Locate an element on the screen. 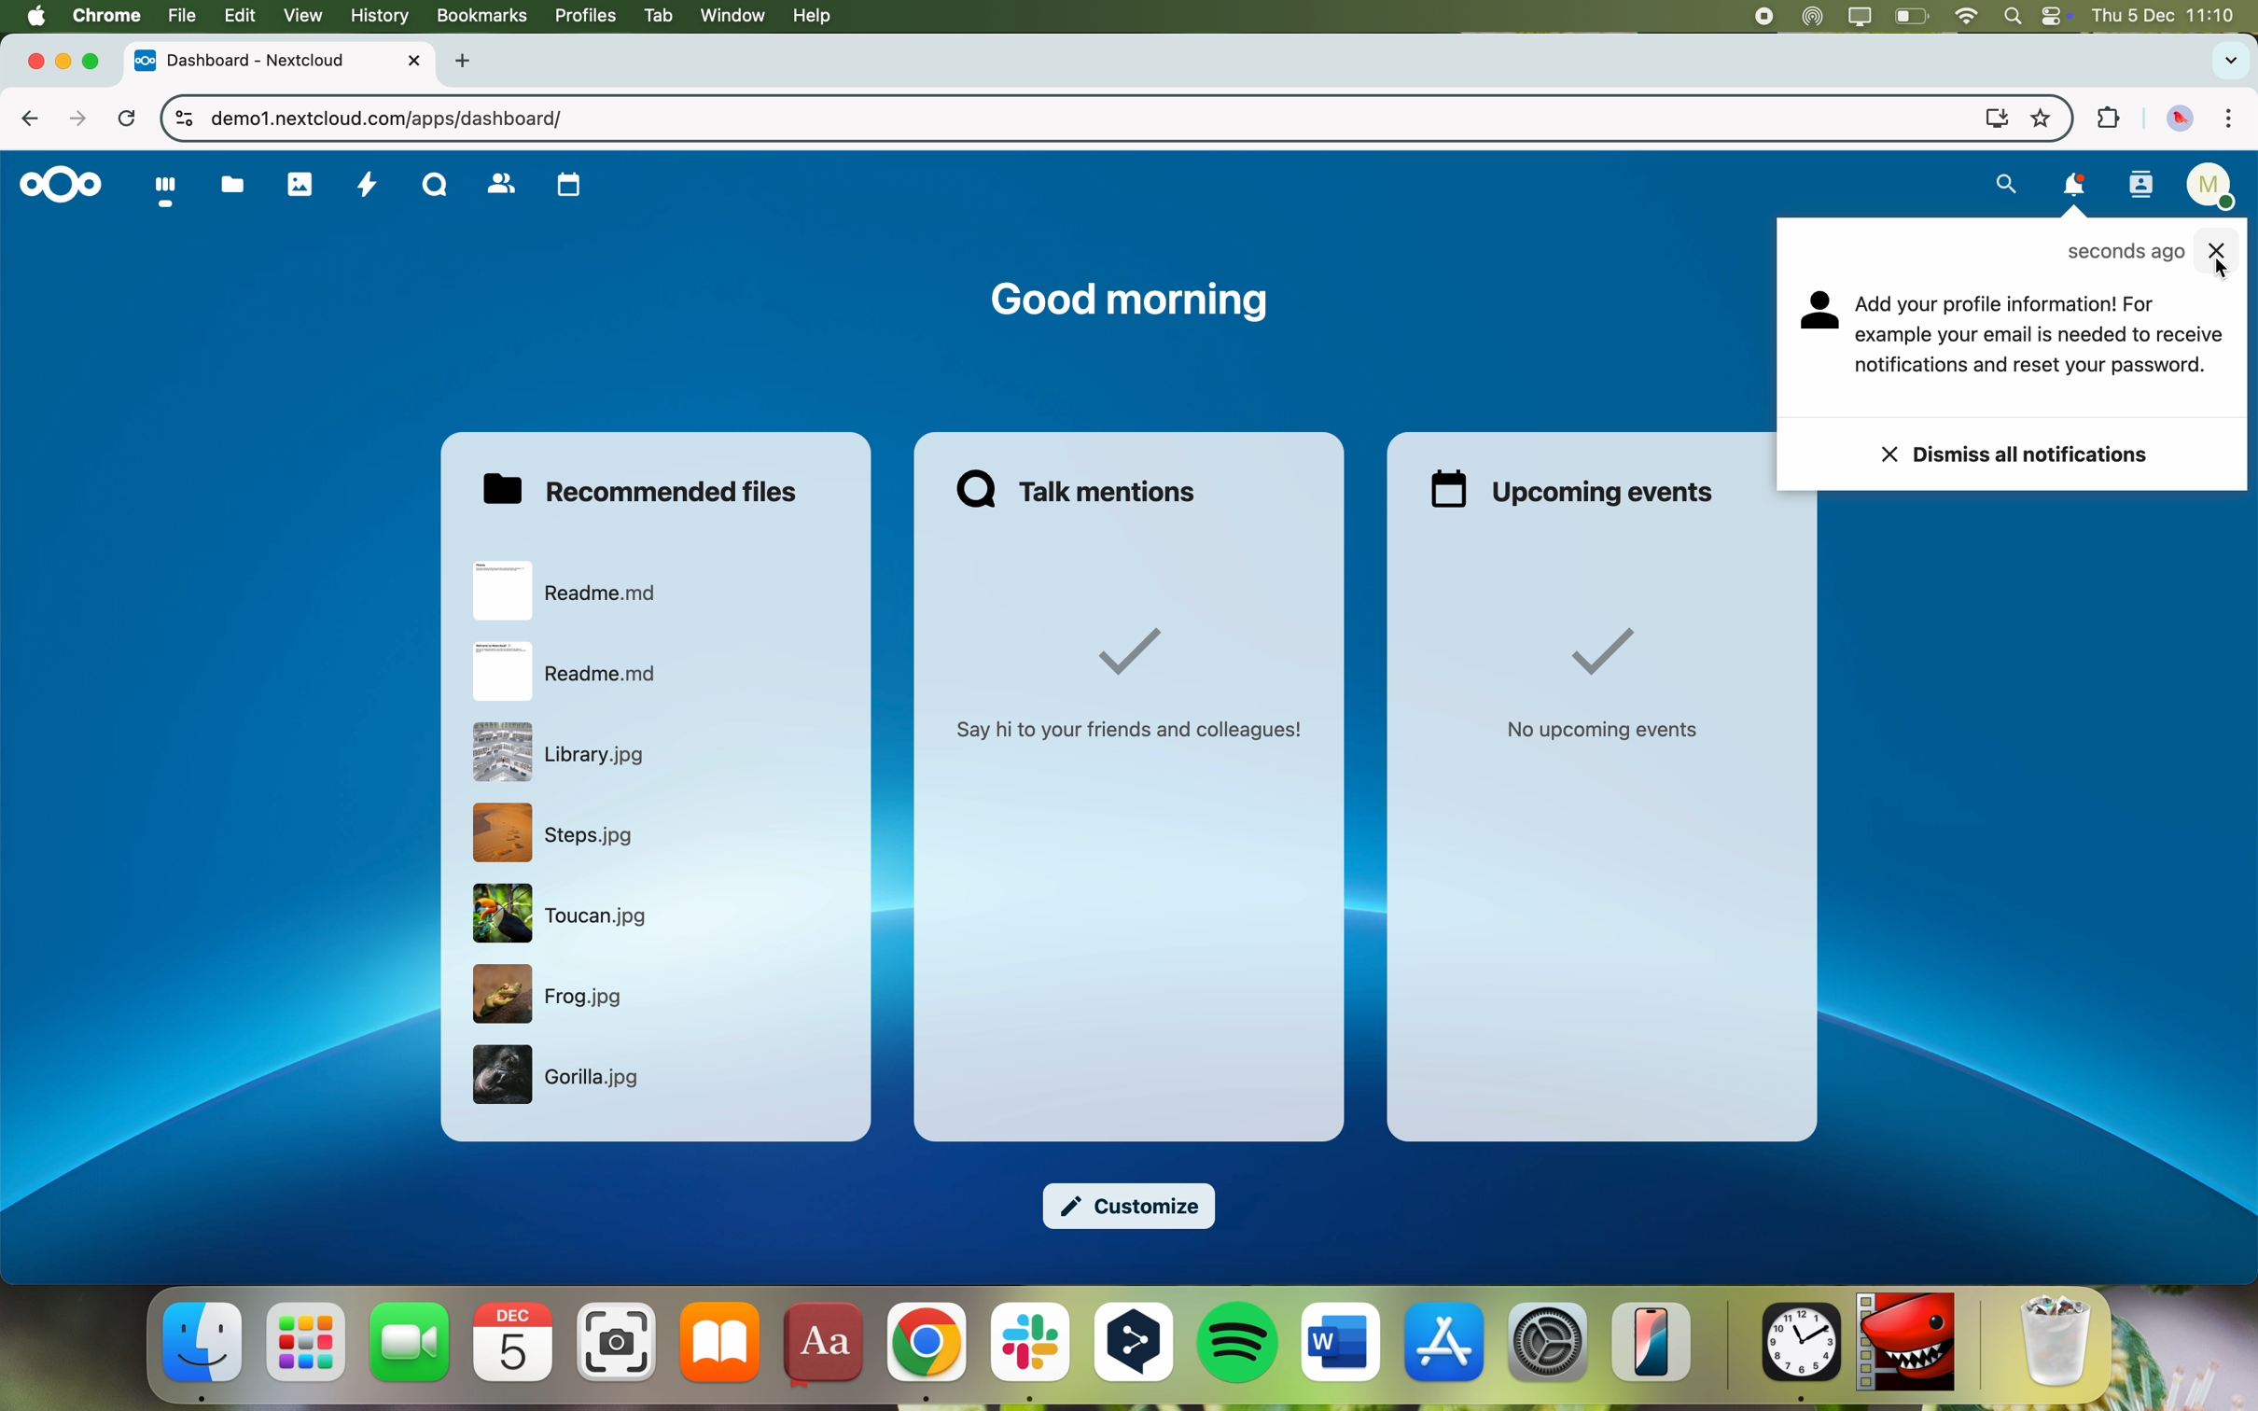 The width and height of the screenshot is (2258, 1411). URL is located at coordinates (389, 118).